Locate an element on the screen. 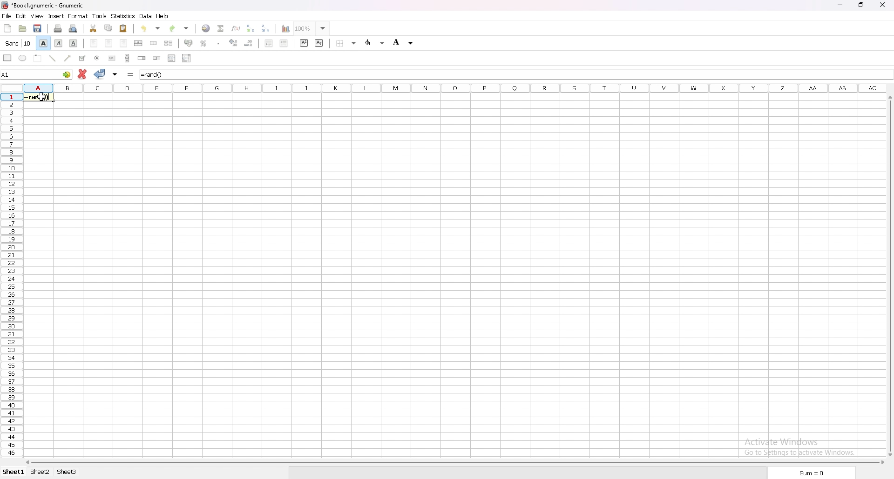  accept changes is located at coordinates (100, 73).